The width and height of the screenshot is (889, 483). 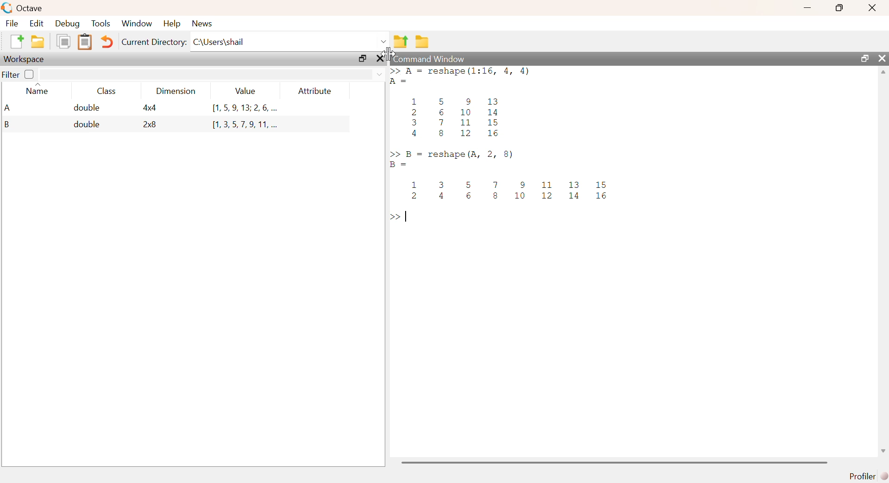 I want to click on maximize, so click(x=863, y=58).